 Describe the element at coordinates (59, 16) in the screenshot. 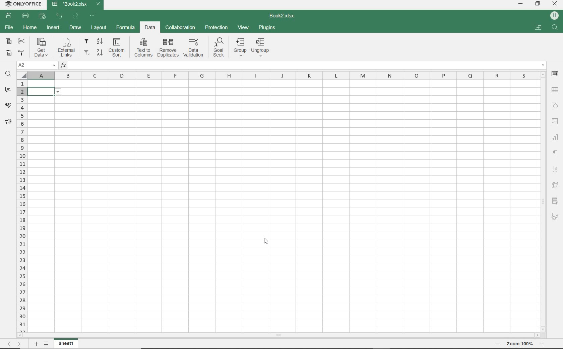

I see `UNDO` at that location.